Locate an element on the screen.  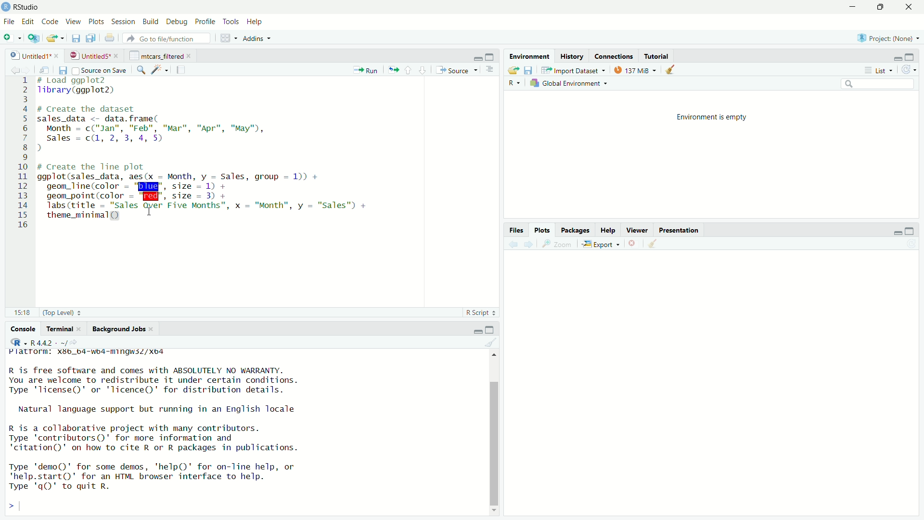
forward is located at coordinates (30, 71).